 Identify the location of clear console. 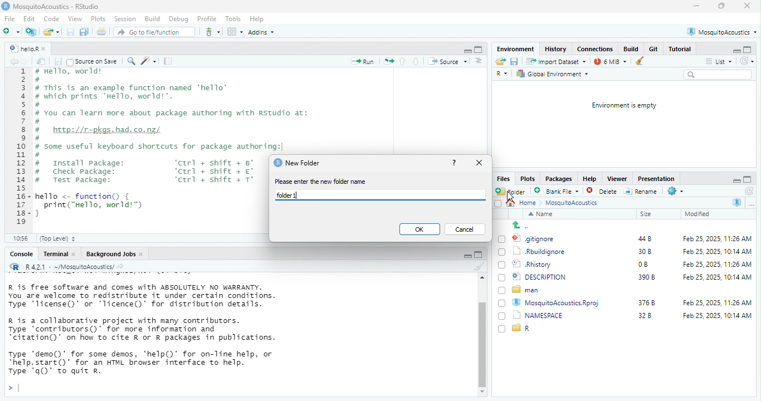
(479, 267).